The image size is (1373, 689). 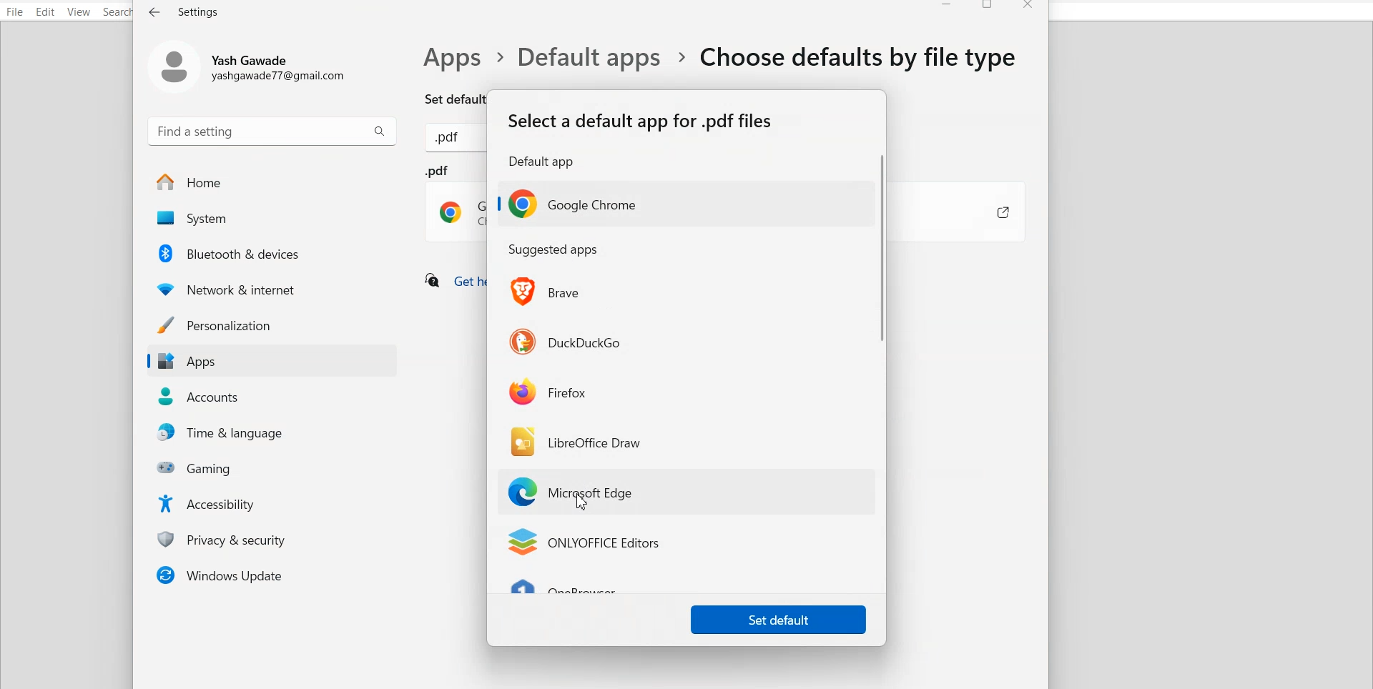 What do you see at coordinates (271, 324) in the screenshot?
I see `Personalization` at bounding box center [271, 324].